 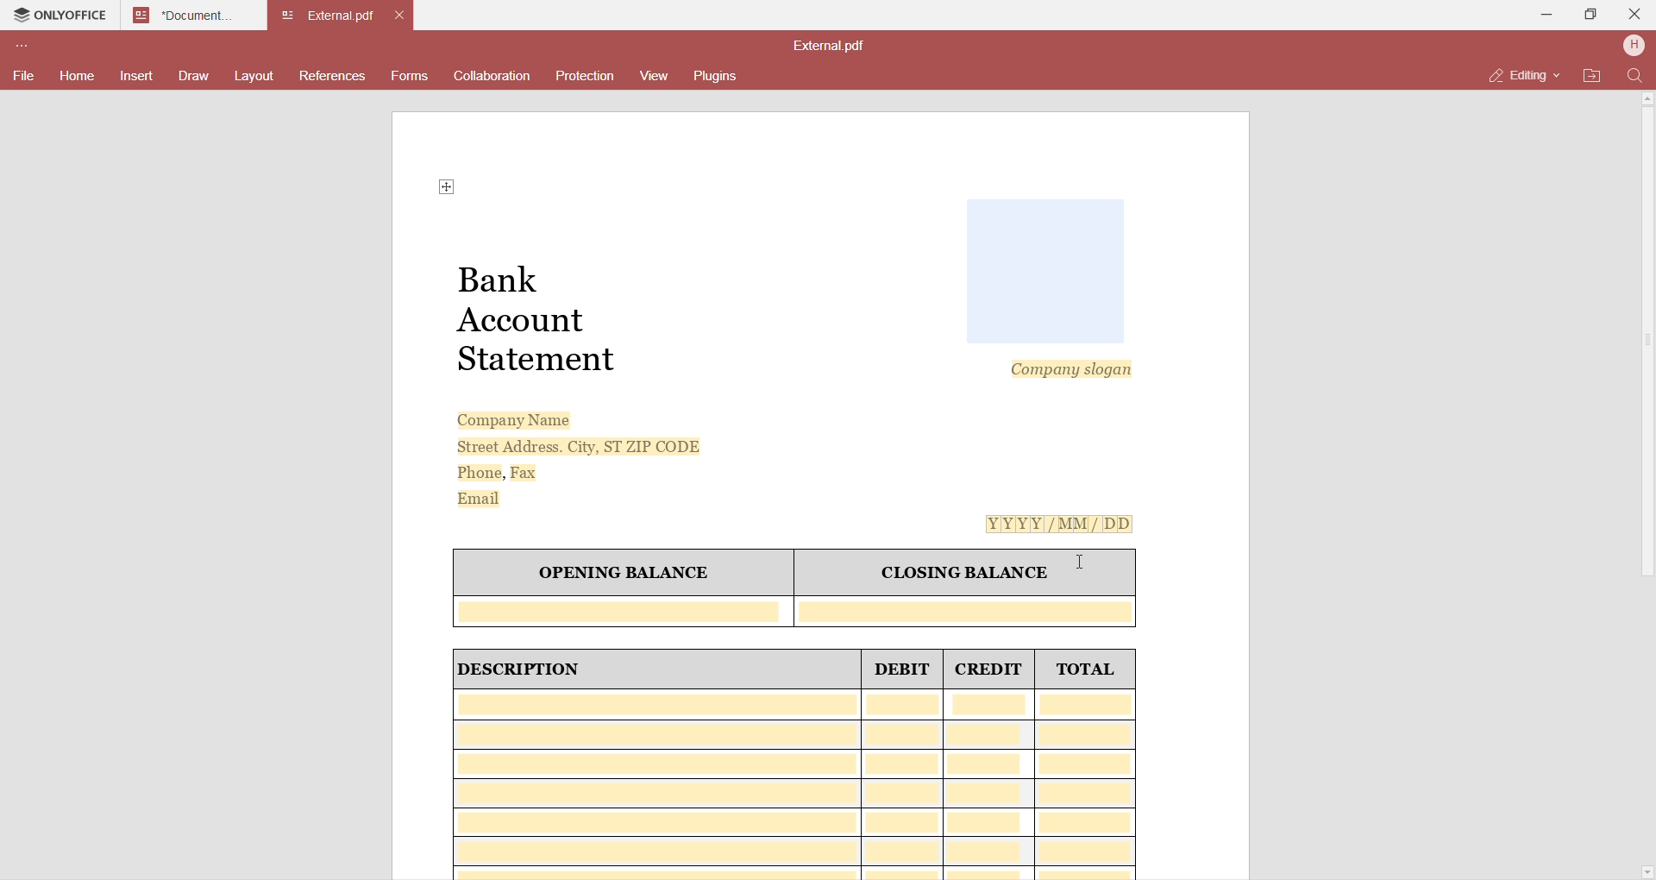 What do you see at coordinates (1054, 526) in the screenshot?
I see `YYYY|/MM|/IDD|` at bounding box center [1054, 526].